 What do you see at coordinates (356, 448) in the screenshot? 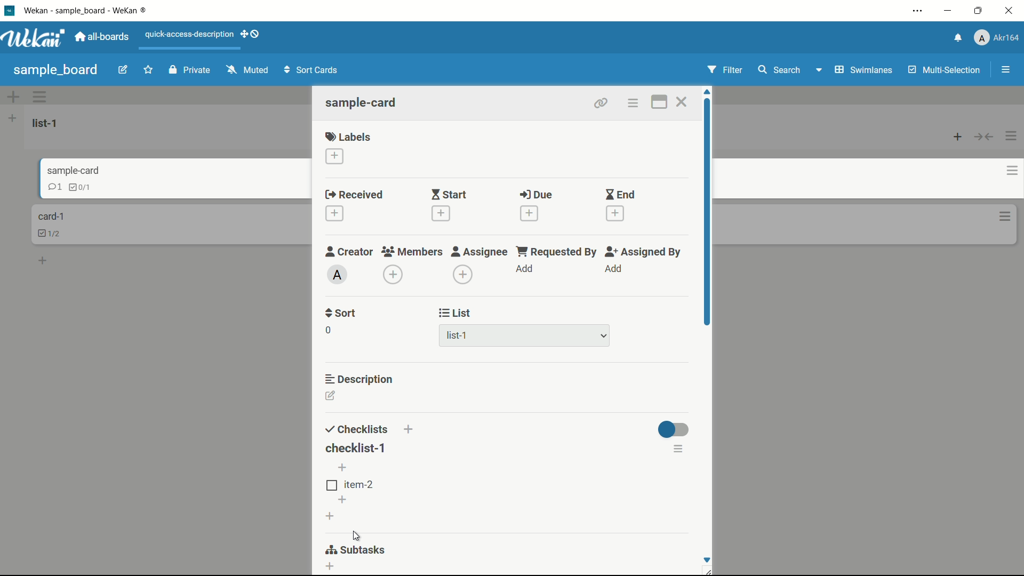
I see `checklist-1` at bounding box center [356, 448].